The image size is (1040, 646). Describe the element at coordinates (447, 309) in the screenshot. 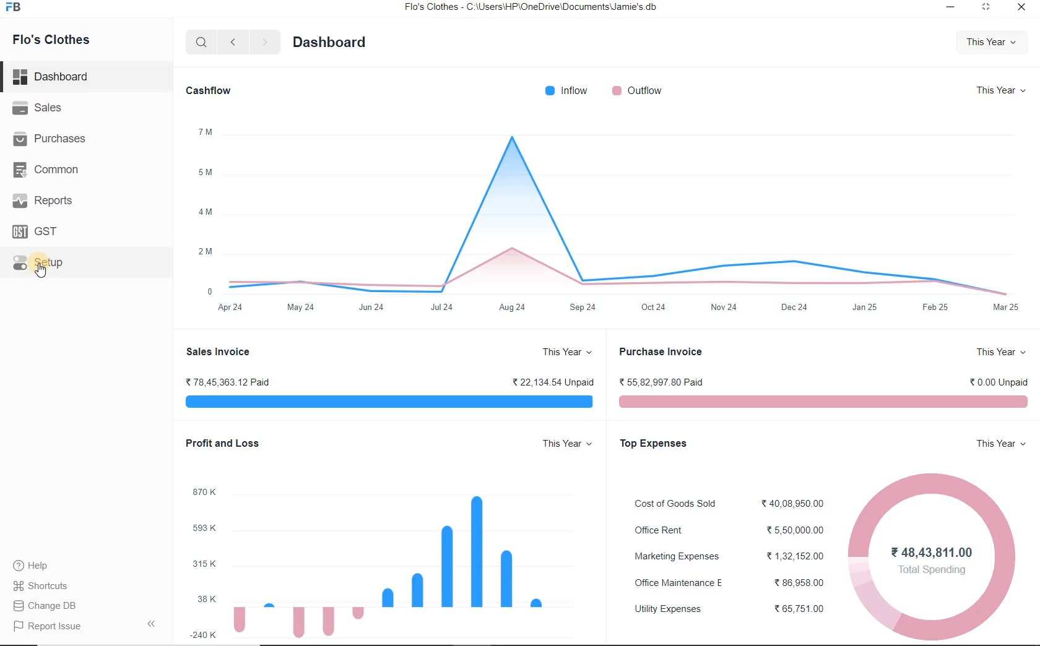

I see `Jul 24` at that location.